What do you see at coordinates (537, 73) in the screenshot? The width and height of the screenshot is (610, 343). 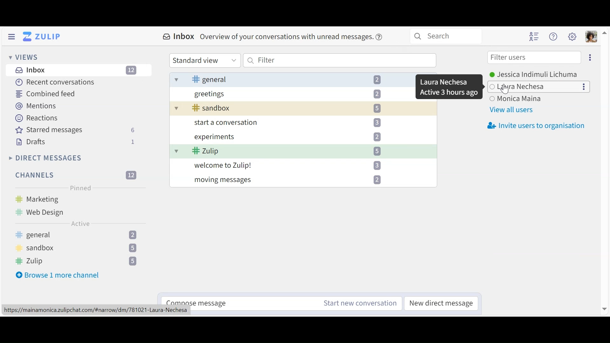 I see `Users` at bounding box center [537, 73].